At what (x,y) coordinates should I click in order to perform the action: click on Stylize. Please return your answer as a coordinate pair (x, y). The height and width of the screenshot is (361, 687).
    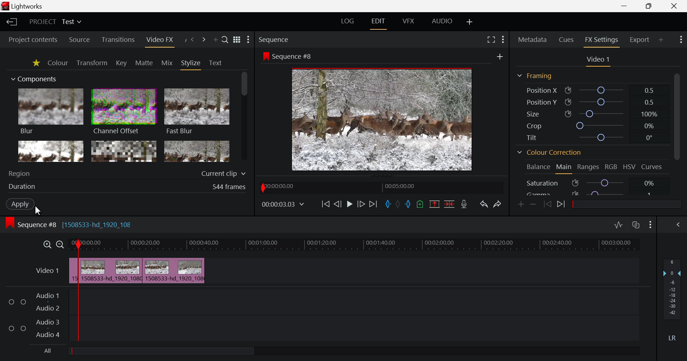
    Looking at the image, I should click on (191, 64).